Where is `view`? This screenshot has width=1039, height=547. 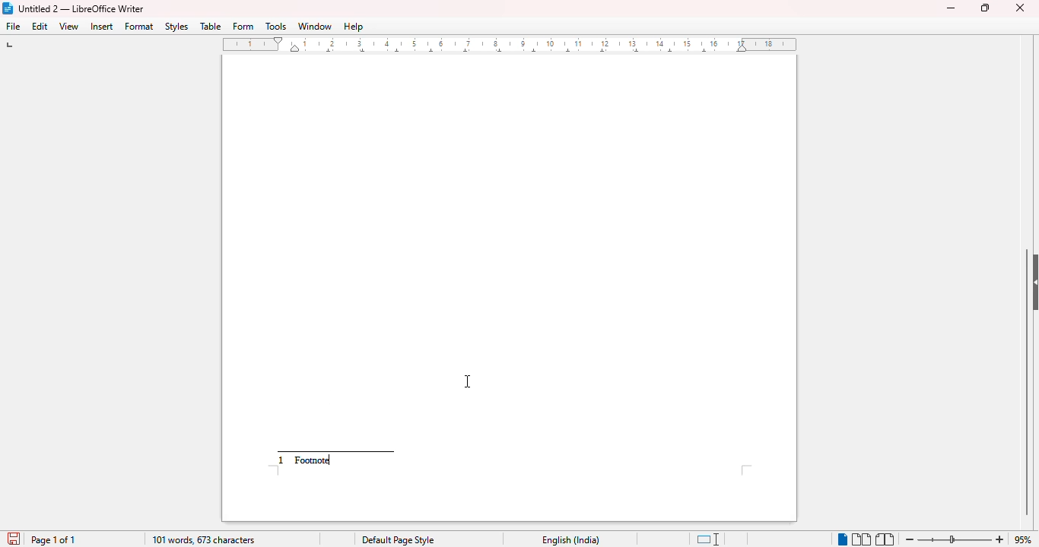
view is located at coordinates (70, 27).